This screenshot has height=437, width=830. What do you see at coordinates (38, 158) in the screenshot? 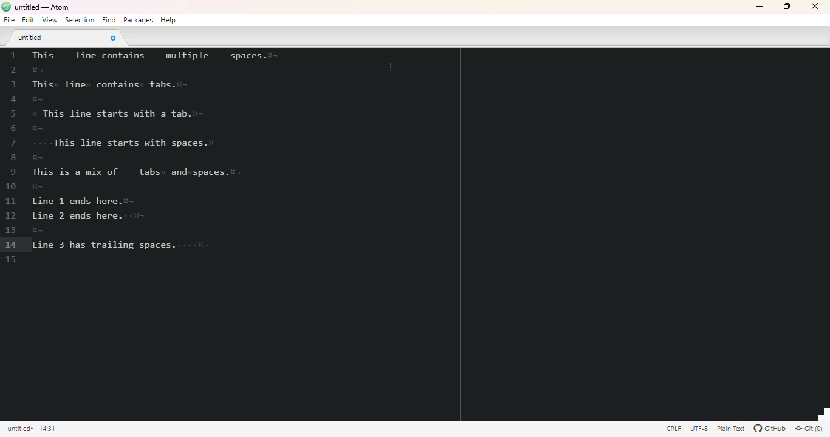
I see `invisible characters` at bounding box center [38, 158].